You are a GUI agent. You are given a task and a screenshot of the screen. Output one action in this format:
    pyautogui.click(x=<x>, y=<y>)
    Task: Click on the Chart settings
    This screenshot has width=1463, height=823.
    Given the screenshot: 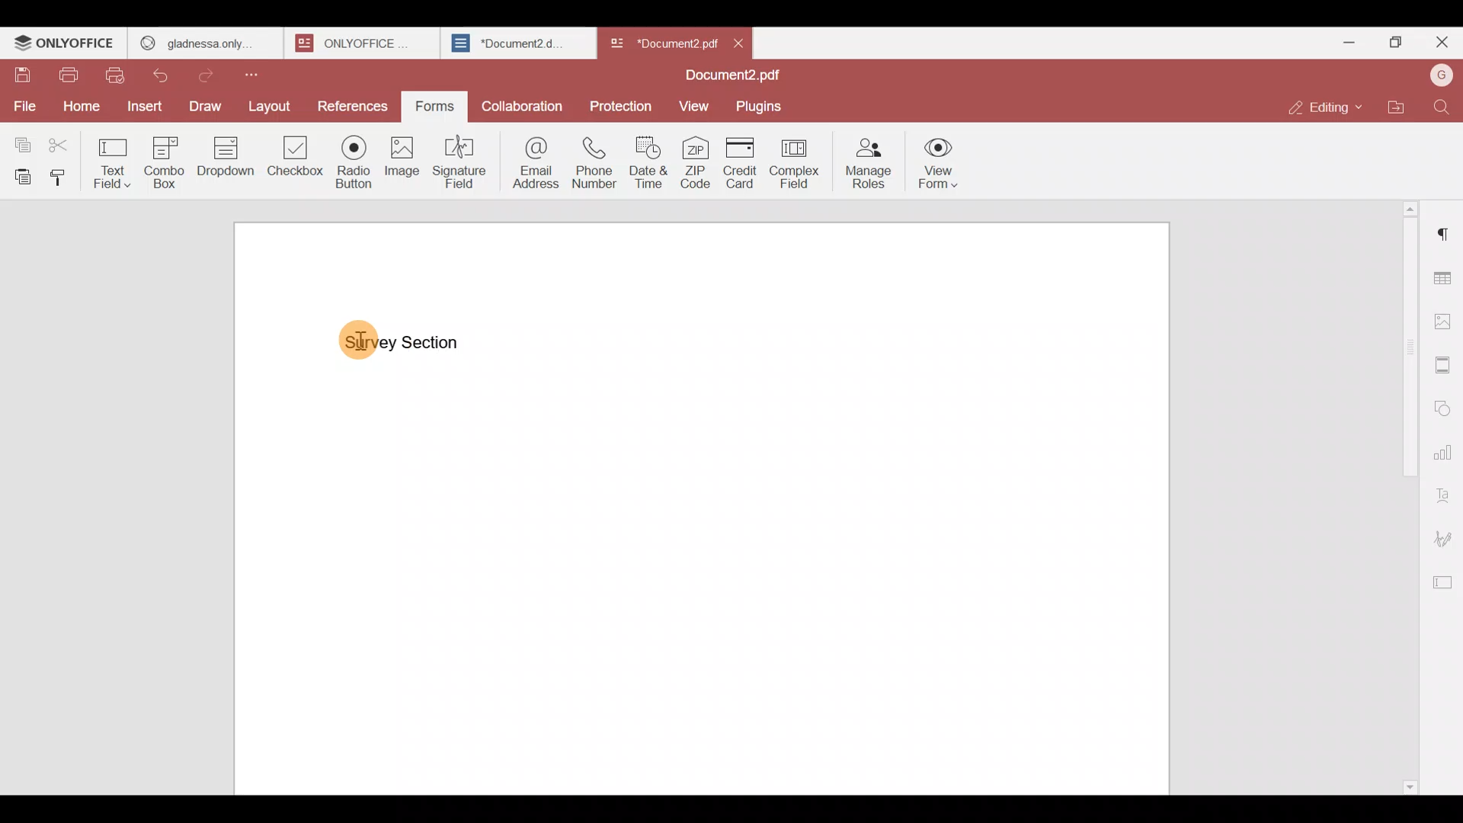 What is the action you would take?
    pyautogui.click(x=1445, y=453)
    